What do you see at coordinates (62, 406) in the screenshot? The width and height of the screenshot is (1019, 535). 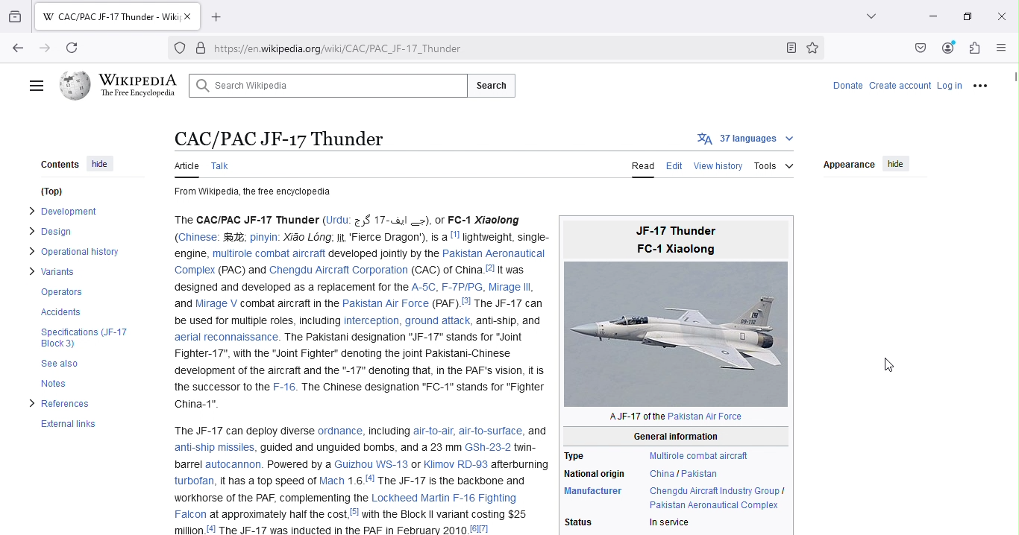 I see `> References` at bounding box center [62, 406].